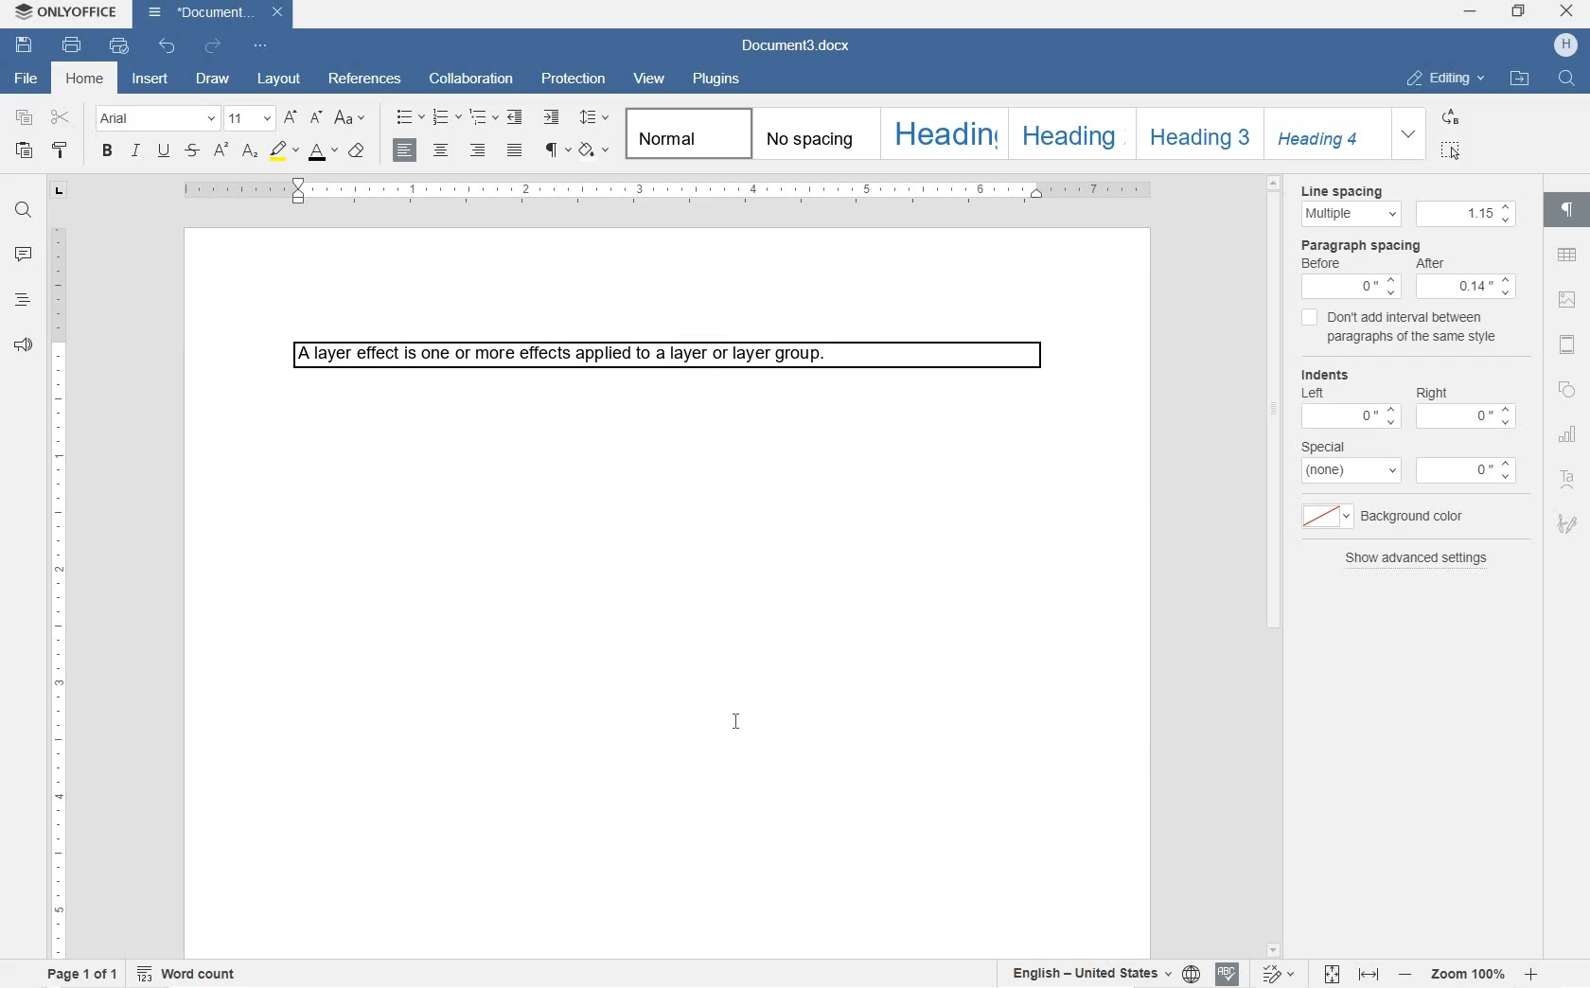 This screenshot has height=988, width=1590. Describe the element at coordinates (557, 150) in the screenshot. I see `NONPRINTING CHARACTERS` at that location.